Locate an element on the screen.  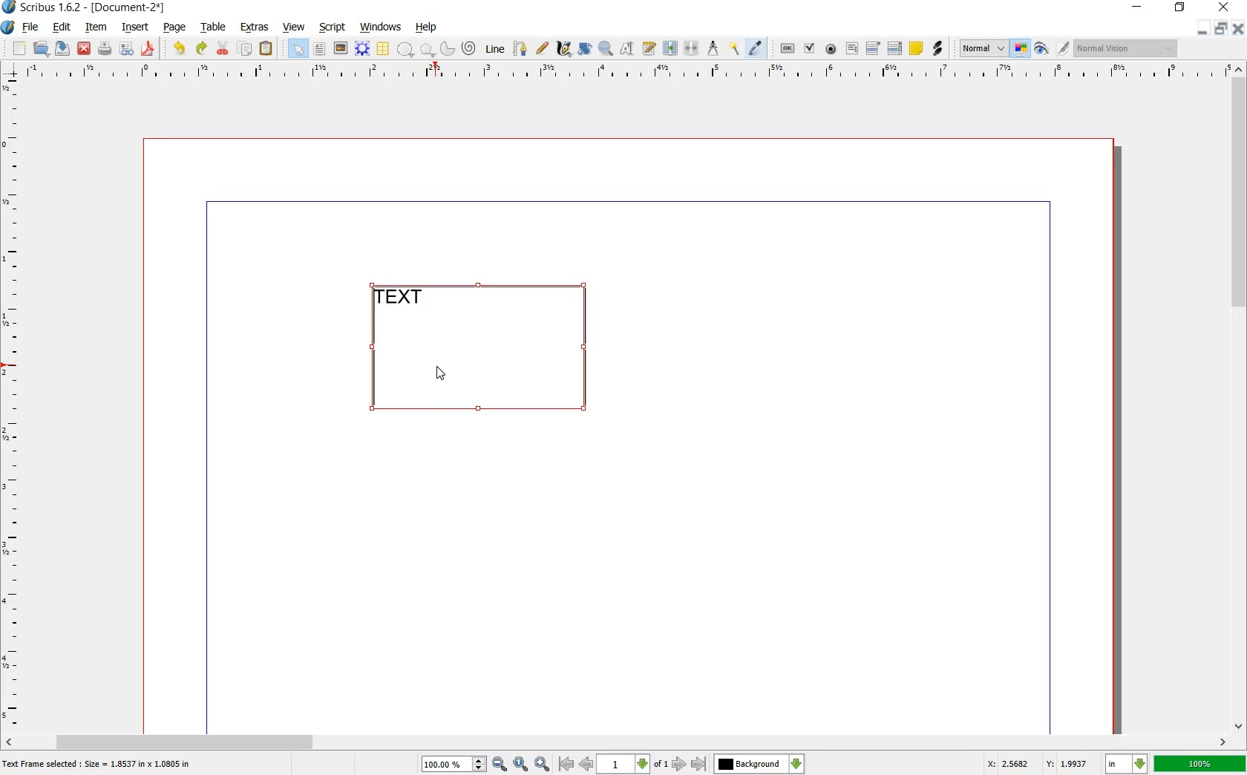
eye dropper is located at coordinates (756, 49).